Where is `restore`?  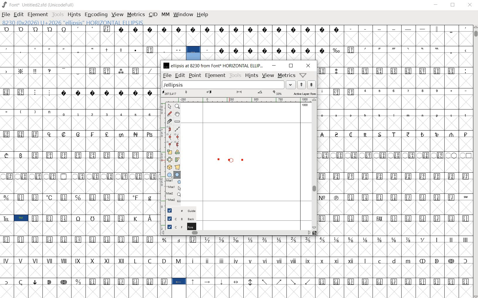 restore is located at coordinates (291, 66).